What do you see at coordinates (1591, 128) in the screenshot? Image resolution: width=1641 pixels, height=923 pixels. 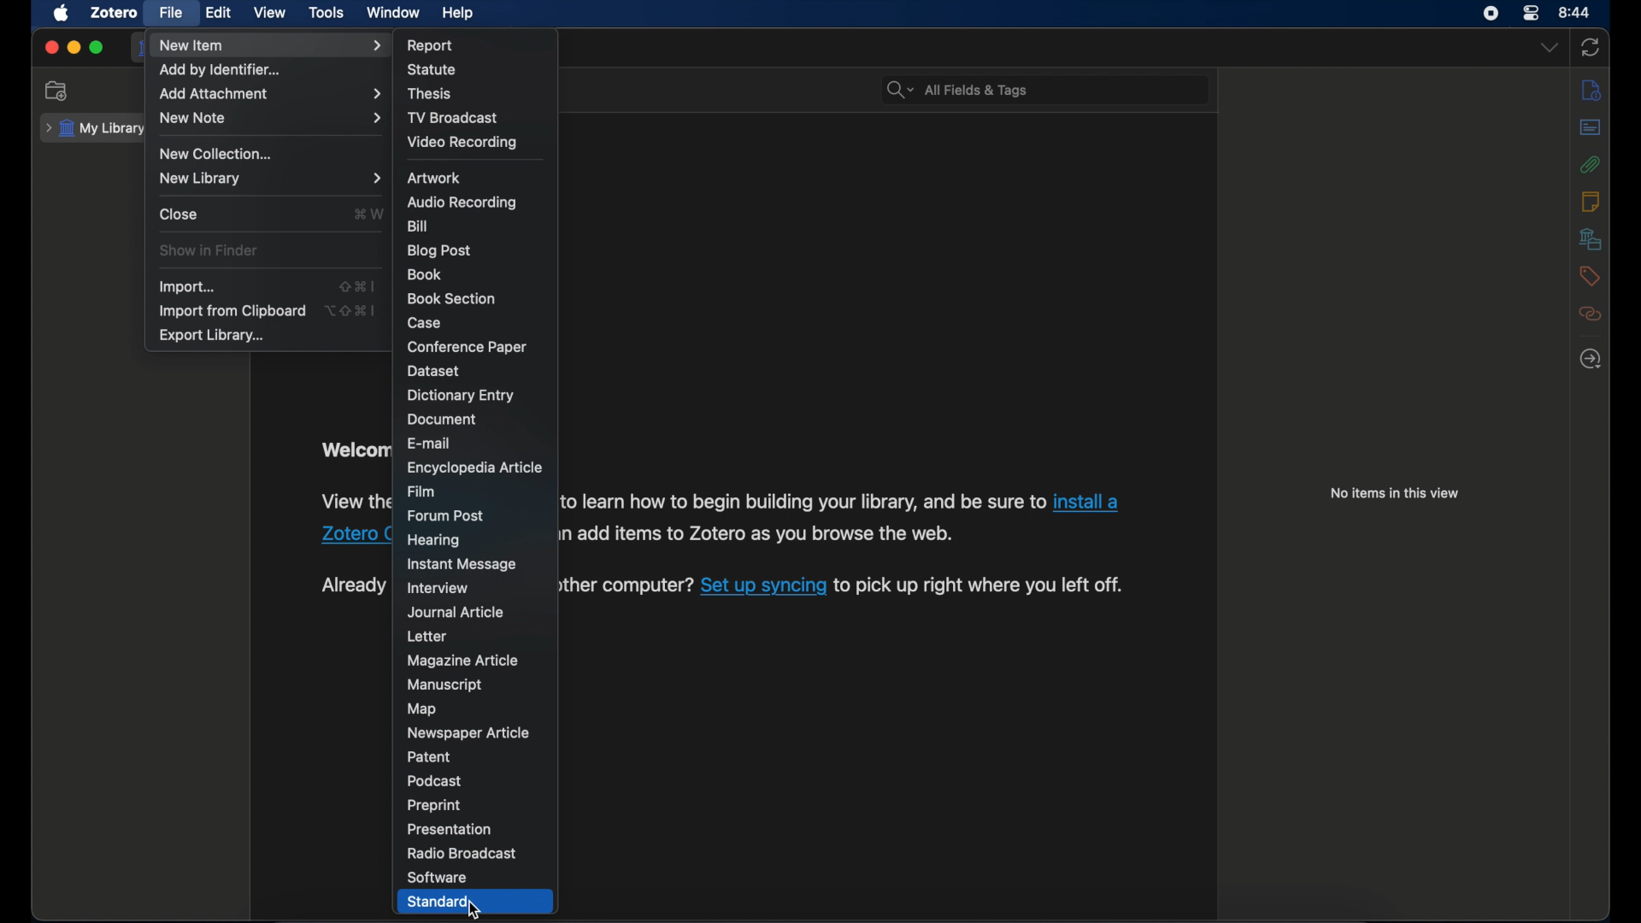 I see `abstract` at bounding box center [1591, 128].